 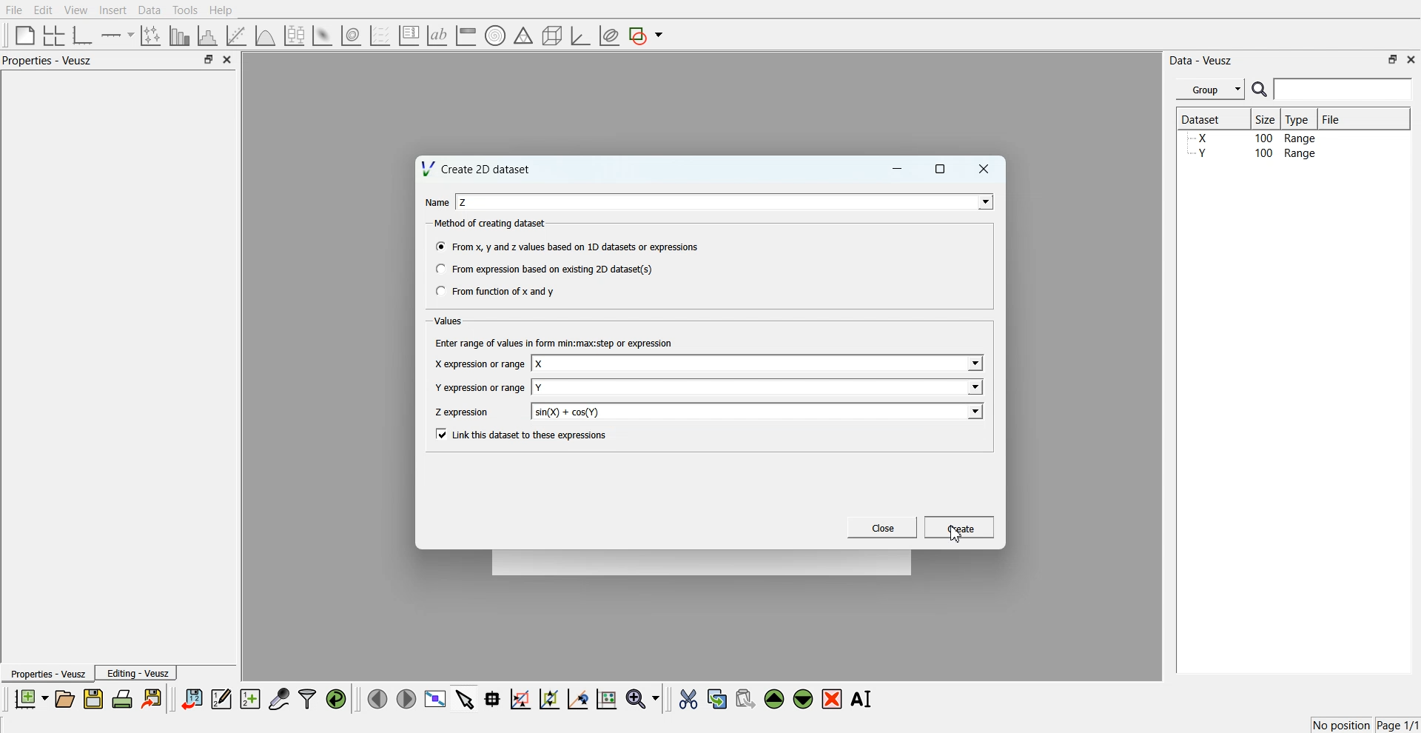 I want to click on New document, so click(x=30, y=698).